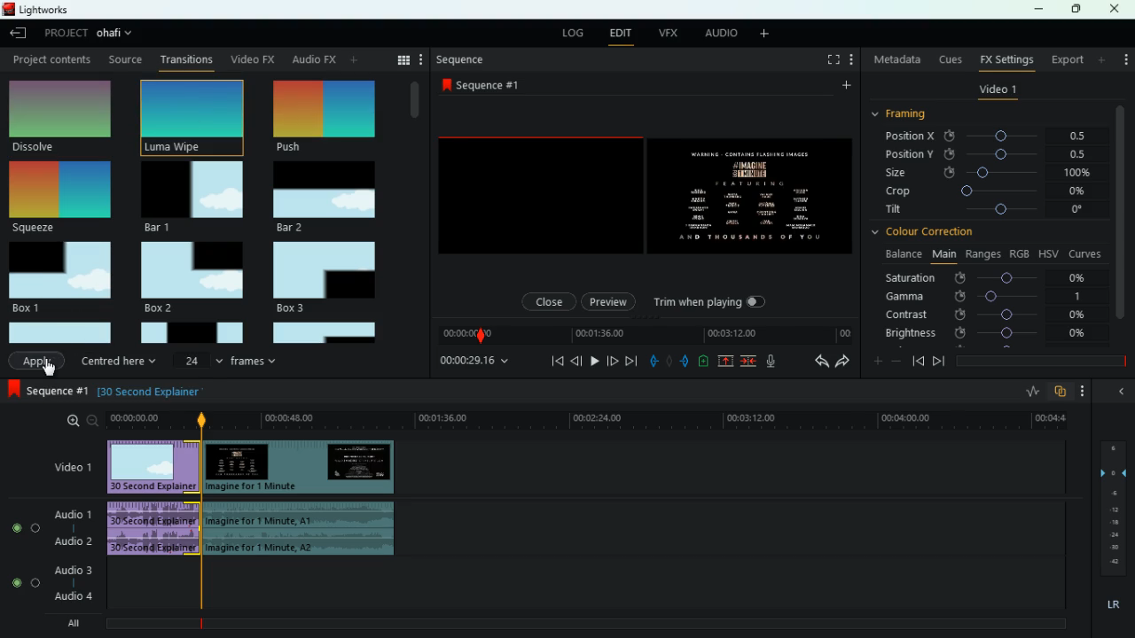 This screenshot has width=1135, height=638. I want to click on framing, so click(910, 114).